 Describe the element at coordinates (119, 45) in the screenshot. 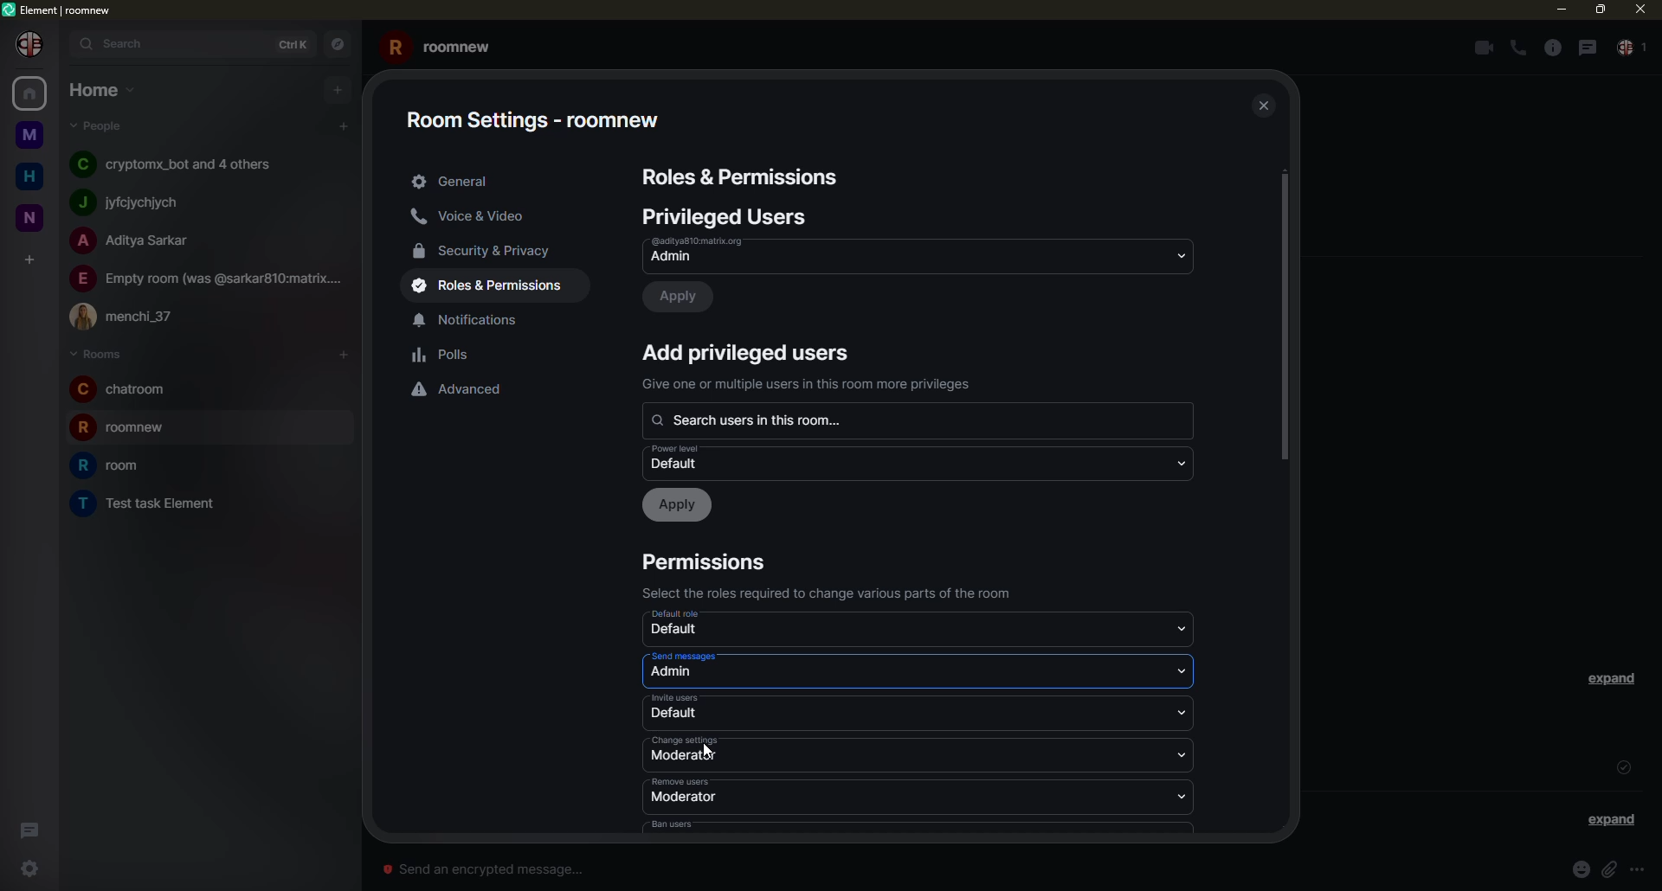

I see `search` at that location.